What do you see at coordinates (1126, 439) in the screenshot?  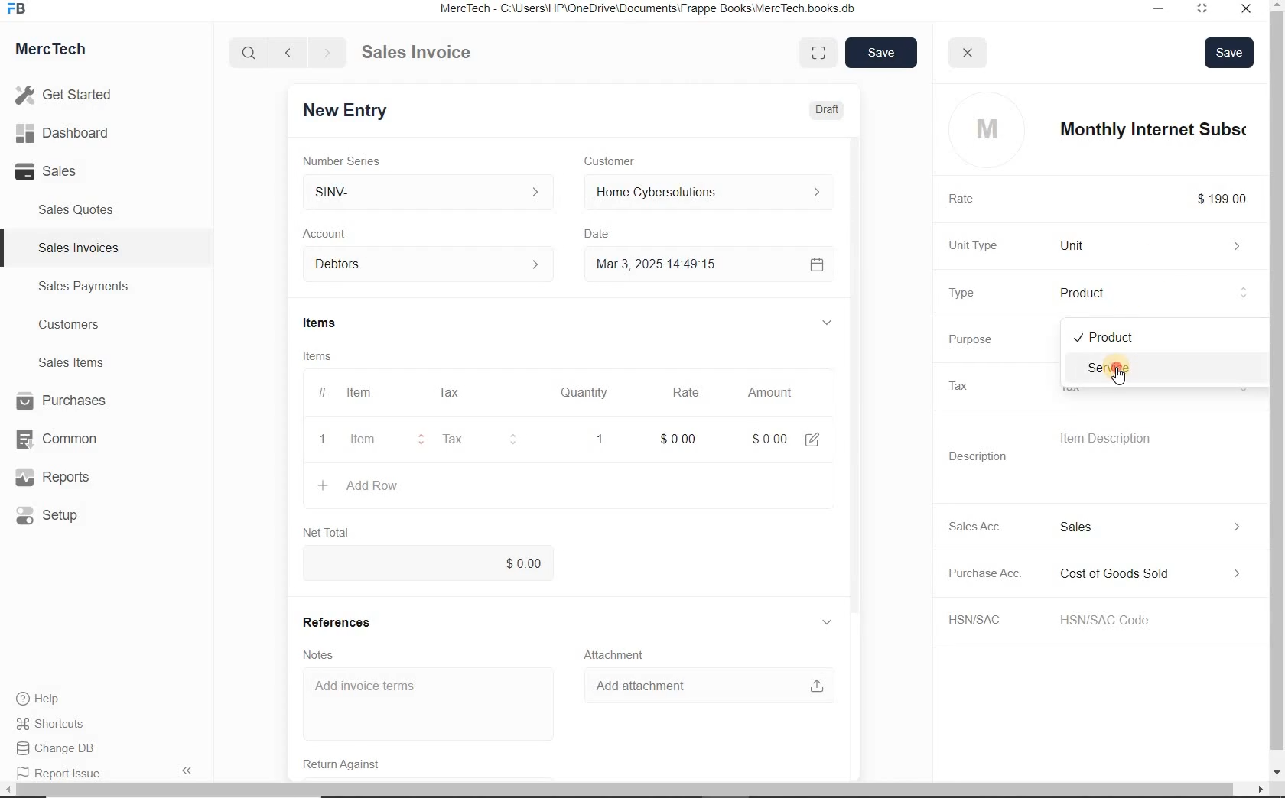 I see `Item Description` at bounding box center [1126, 439].